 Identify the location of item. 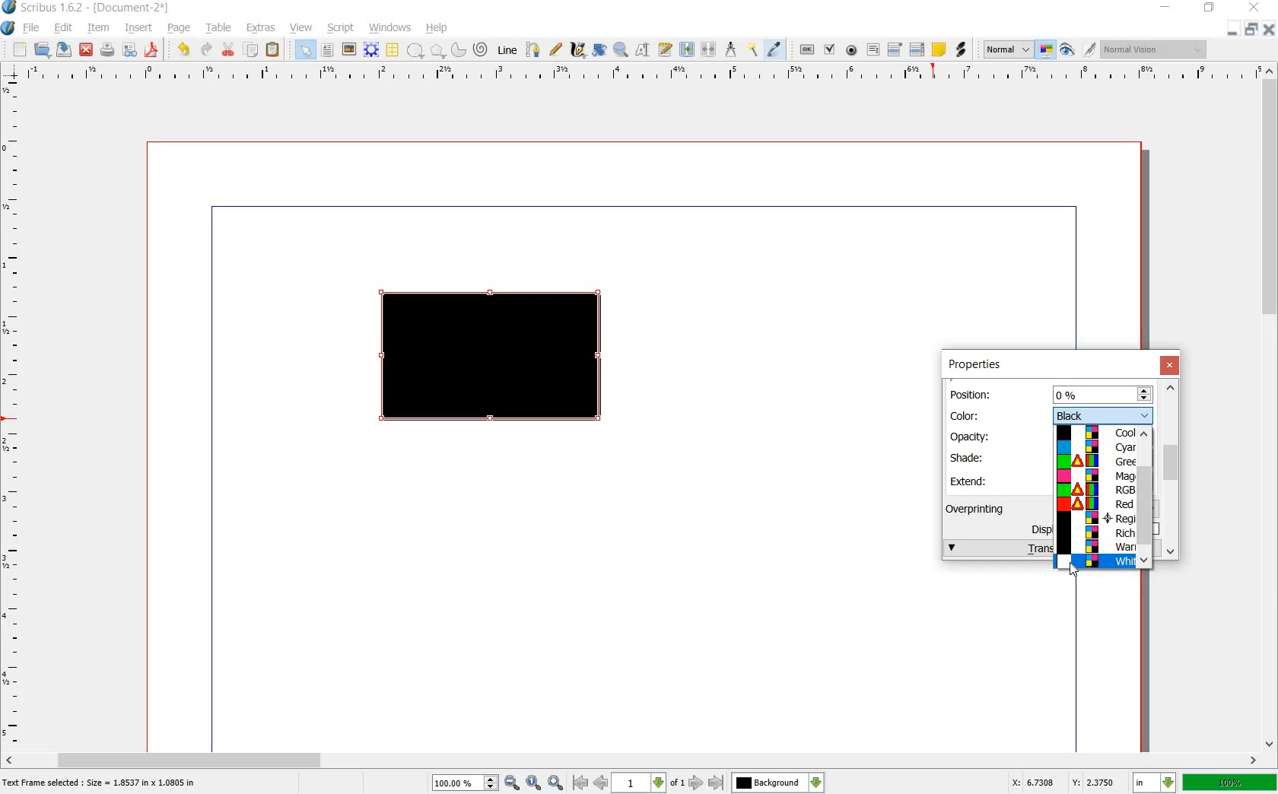
(97, 30).